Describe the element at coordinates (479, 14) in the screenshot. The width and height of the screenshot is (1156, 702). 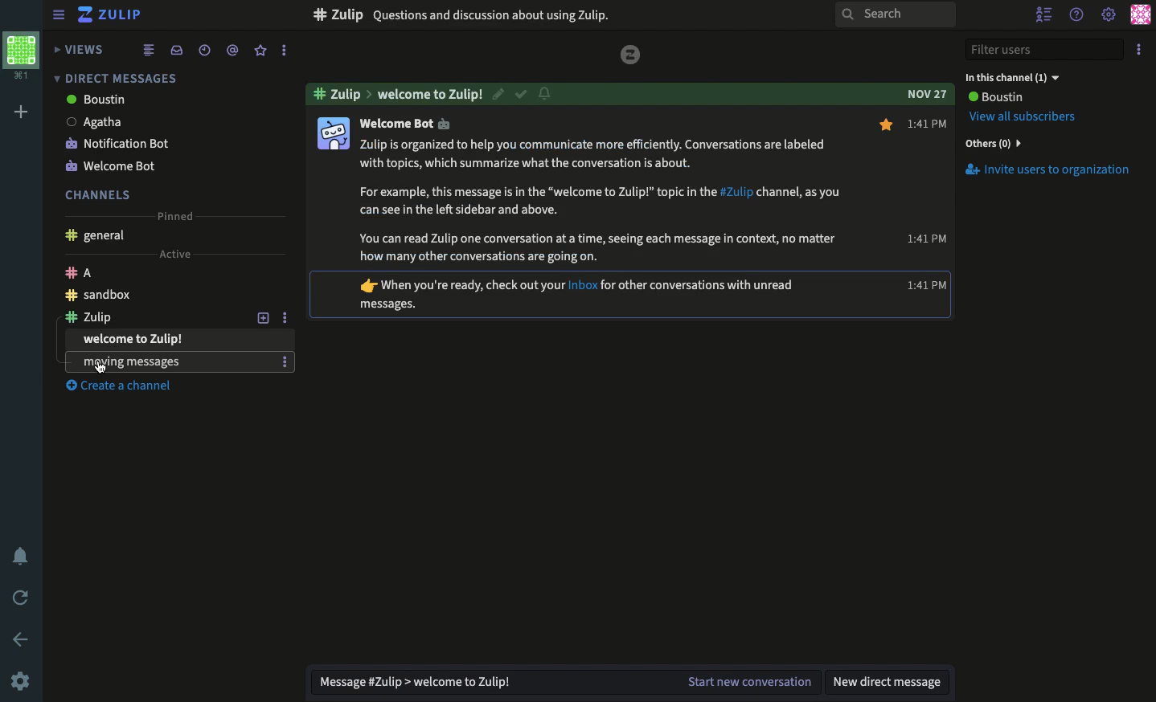
I see `Experiment with zulip here` at that location.